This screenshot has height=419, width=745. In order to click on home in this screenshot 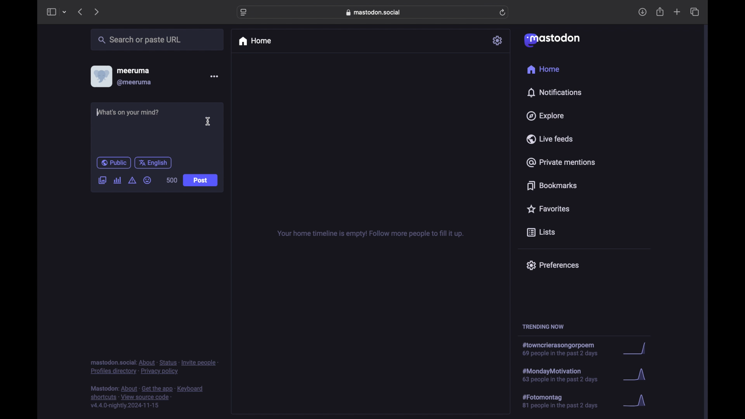, I will do `click(255, 41)`.